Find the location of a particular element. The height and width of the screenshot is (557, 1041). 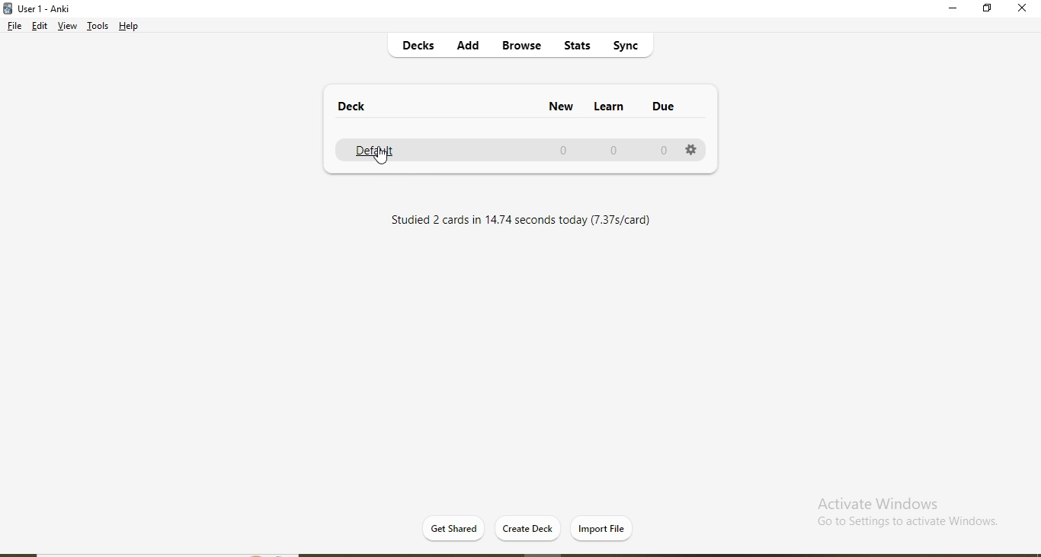

view is located at coordinates (67, 27).